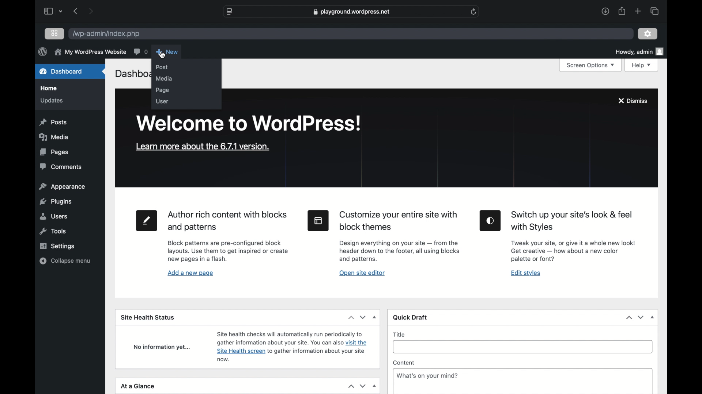 This screenshot has width=702, height=394. I want to click on quick draft, so click(411, 318).